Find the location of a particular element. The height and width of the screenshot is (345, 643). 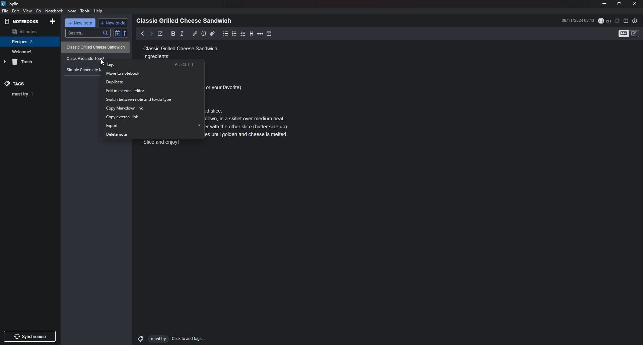

click to add tags is located at coordinates (168, 338).